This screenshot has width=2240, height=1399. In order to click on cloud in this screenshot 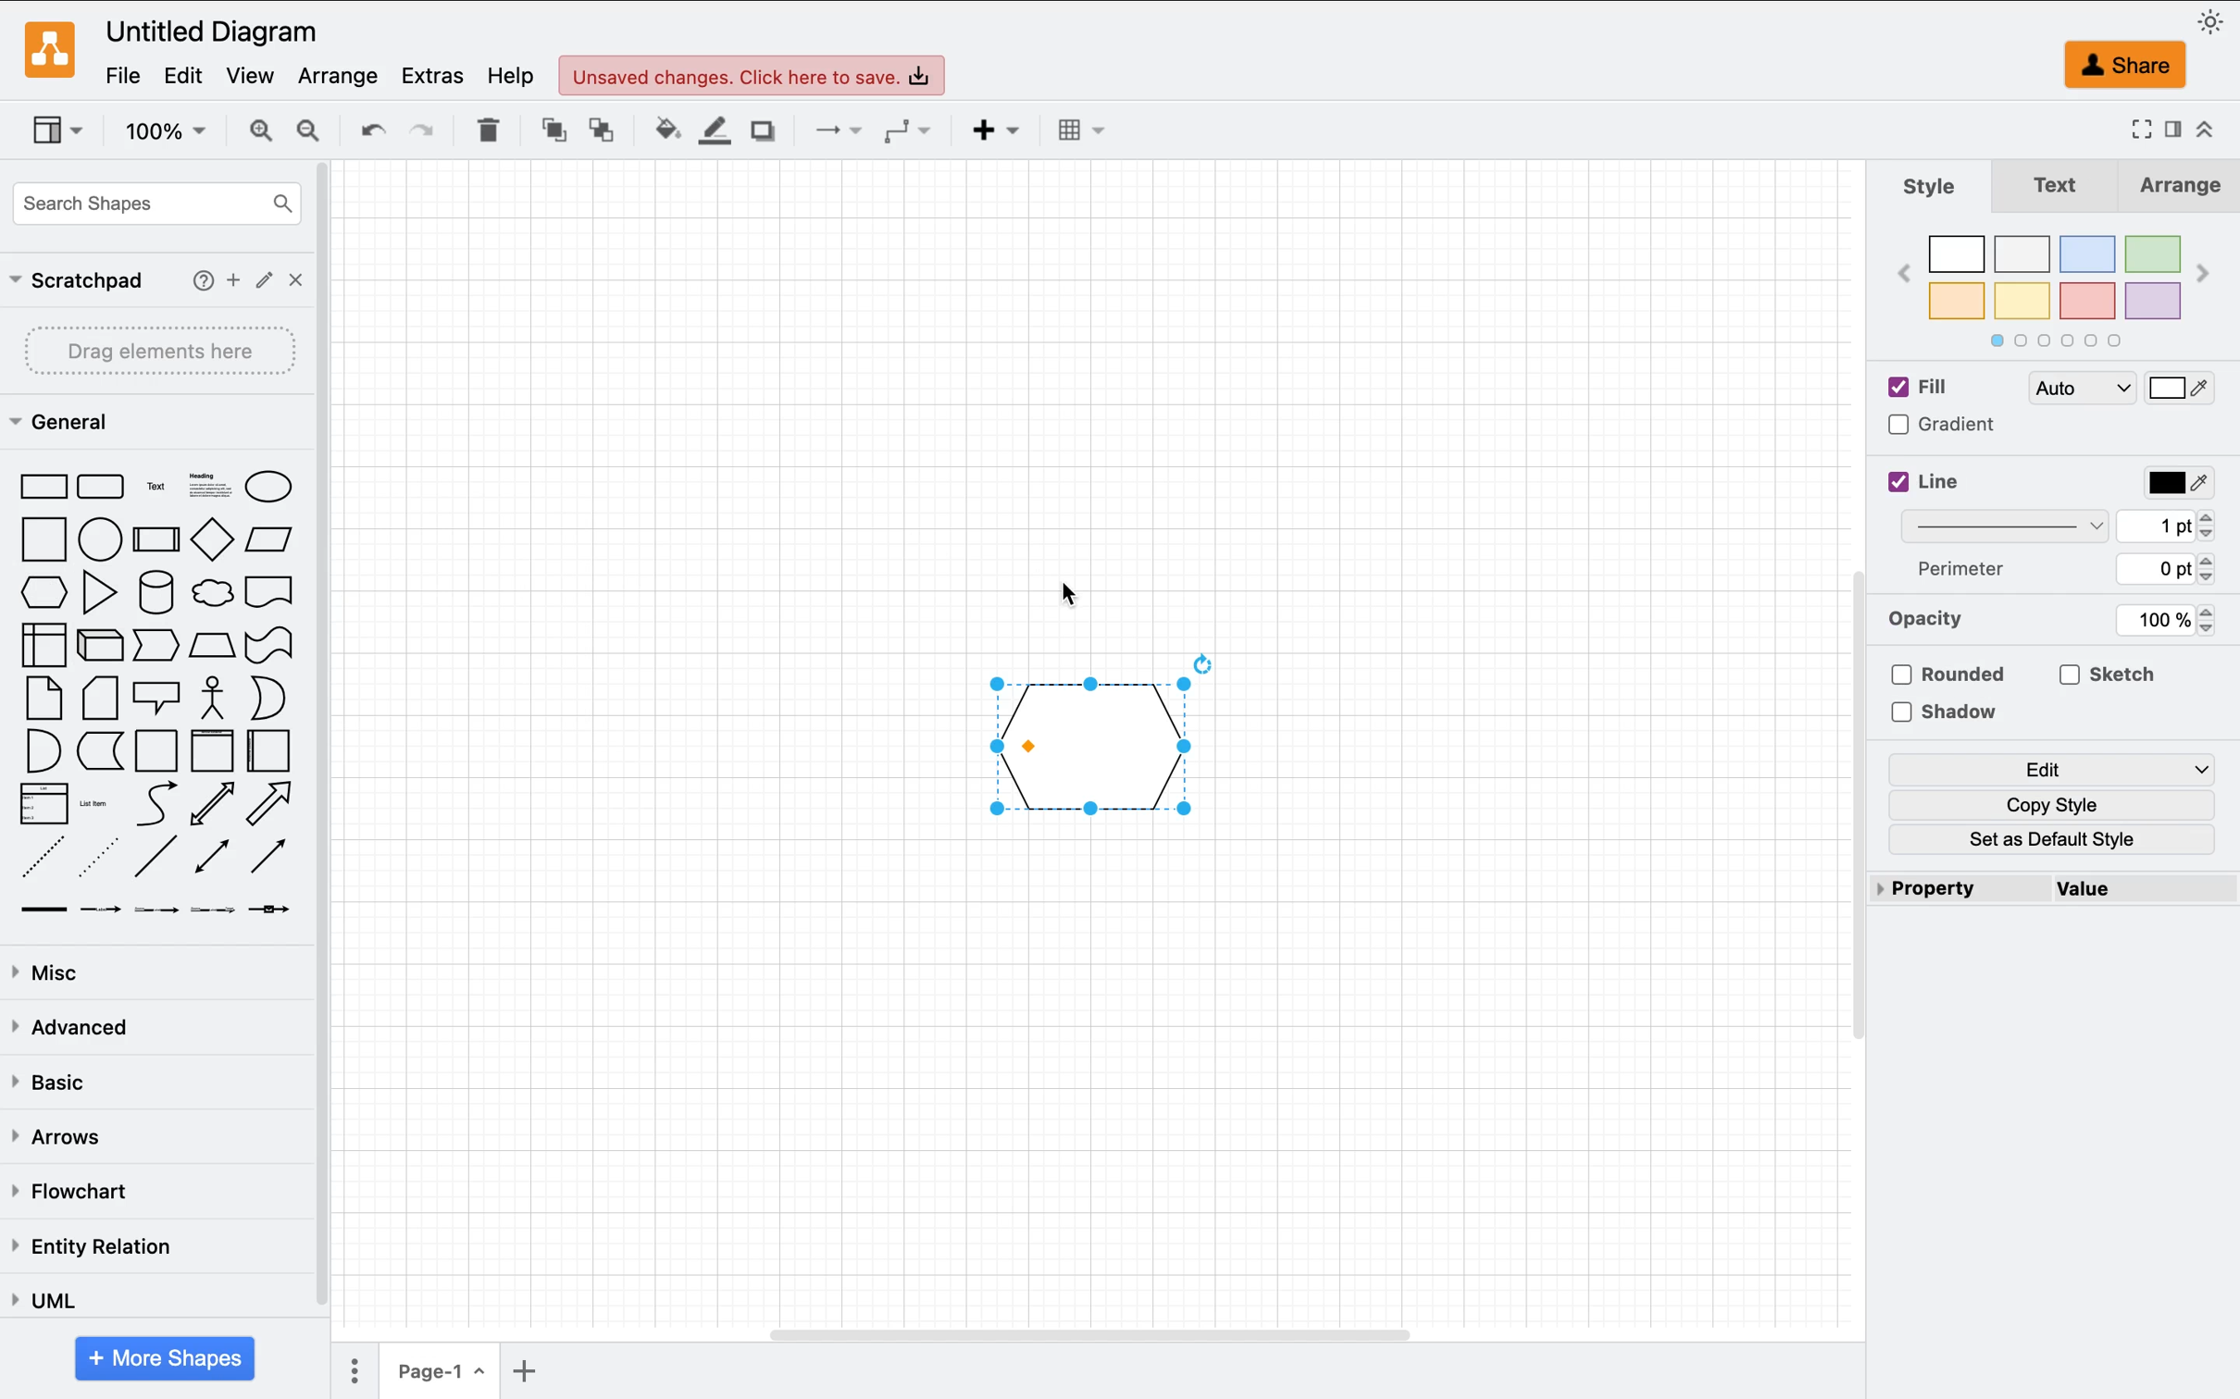, I will do `click(212, 592)`.